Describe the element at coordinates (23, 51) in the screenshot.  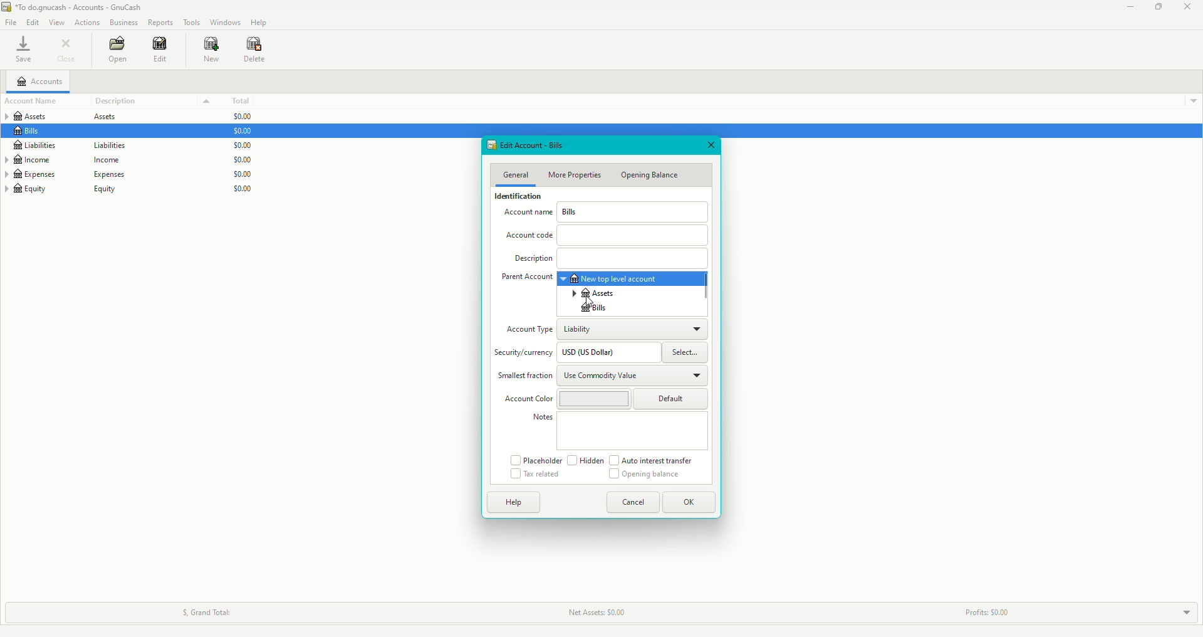
I see `Save` at that location.